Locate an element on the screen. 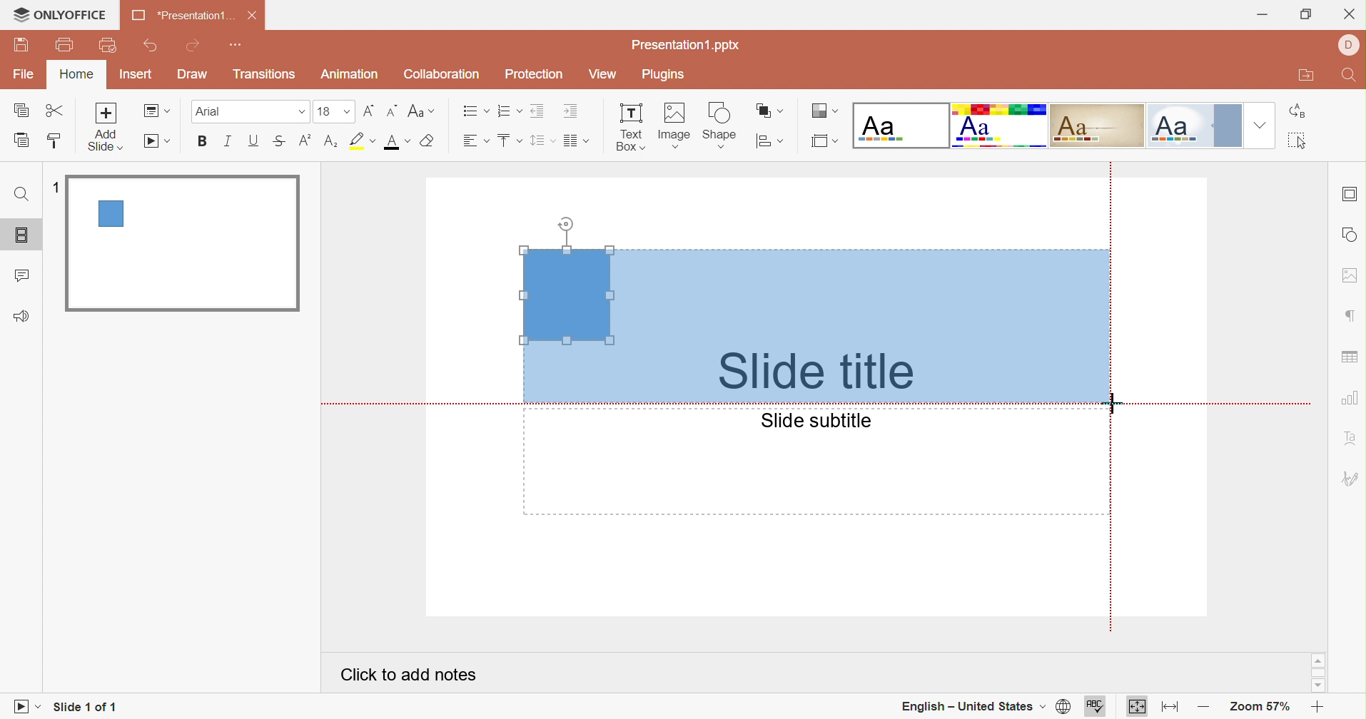  Zoom out is located at coordinates (1205, 708).